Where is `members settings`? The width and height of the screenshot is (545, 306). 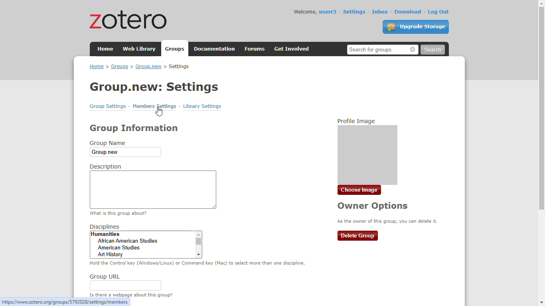 members settings is located at coordinates (154, 106).